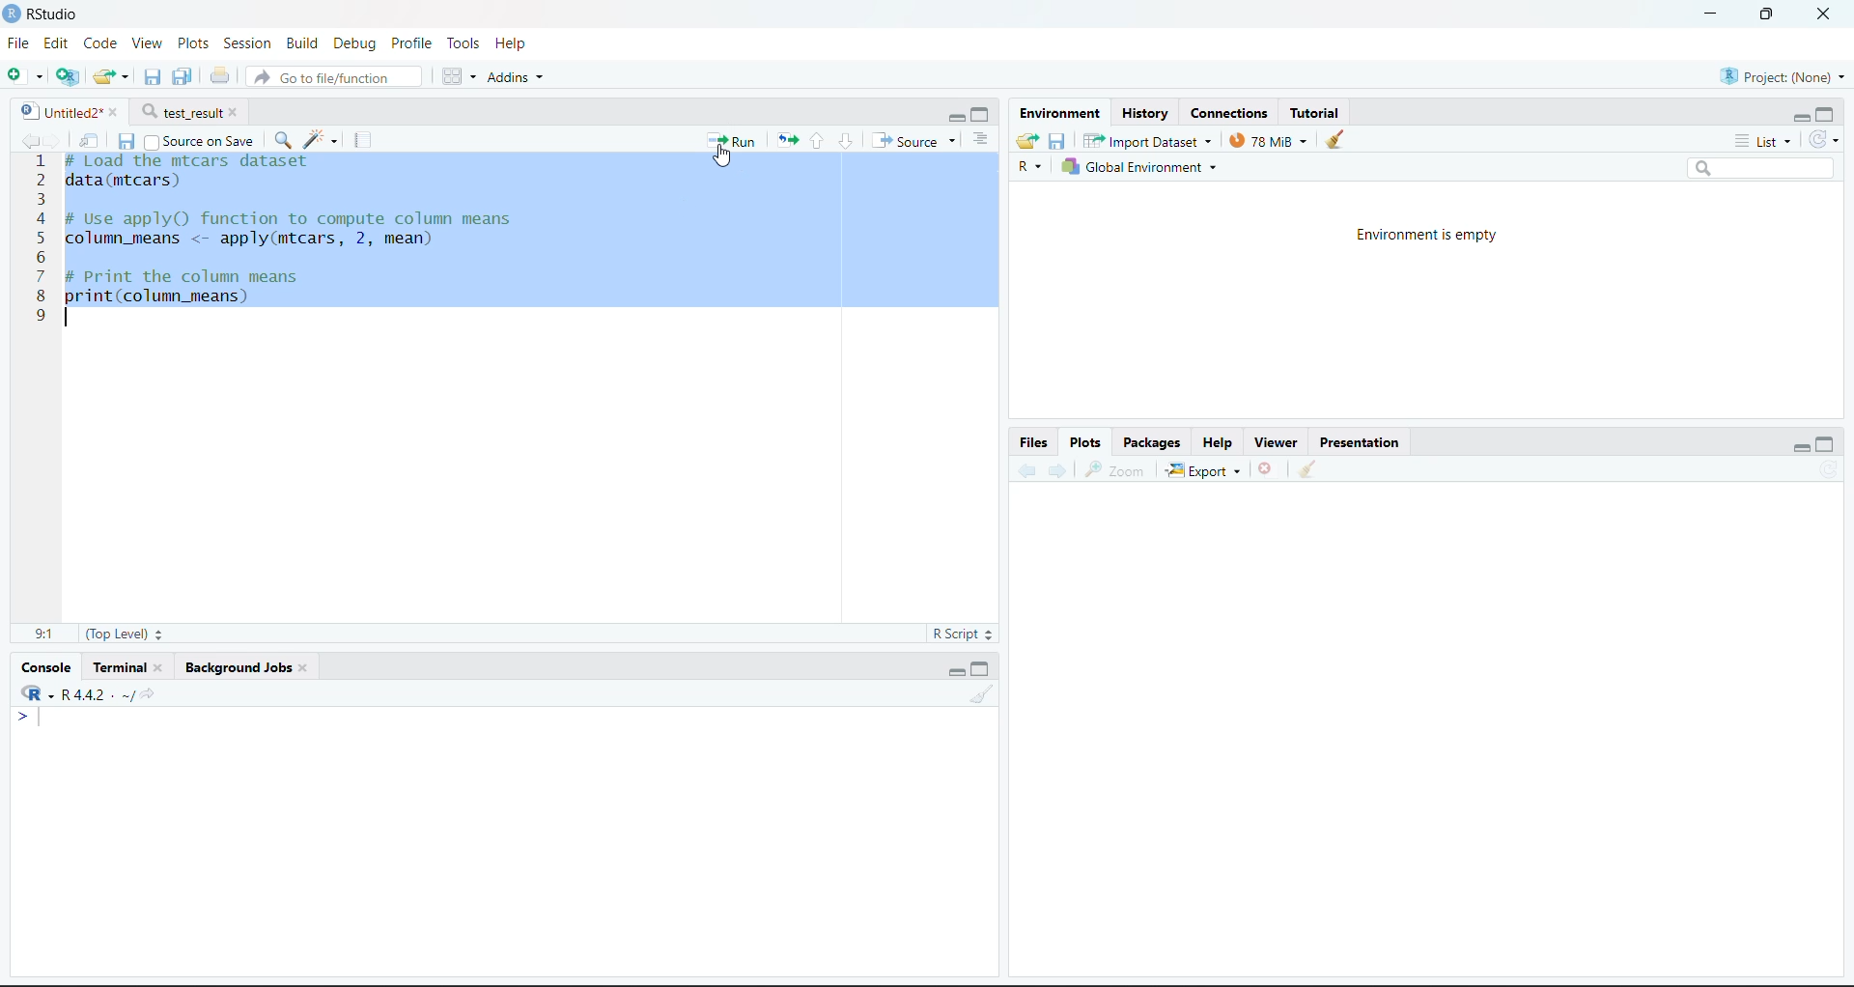 This screenshot has height=987, width=1854. What do you see at coordinates (188, 42) in the screenshot?
I see `Plots` at bounding box center [188, 42].